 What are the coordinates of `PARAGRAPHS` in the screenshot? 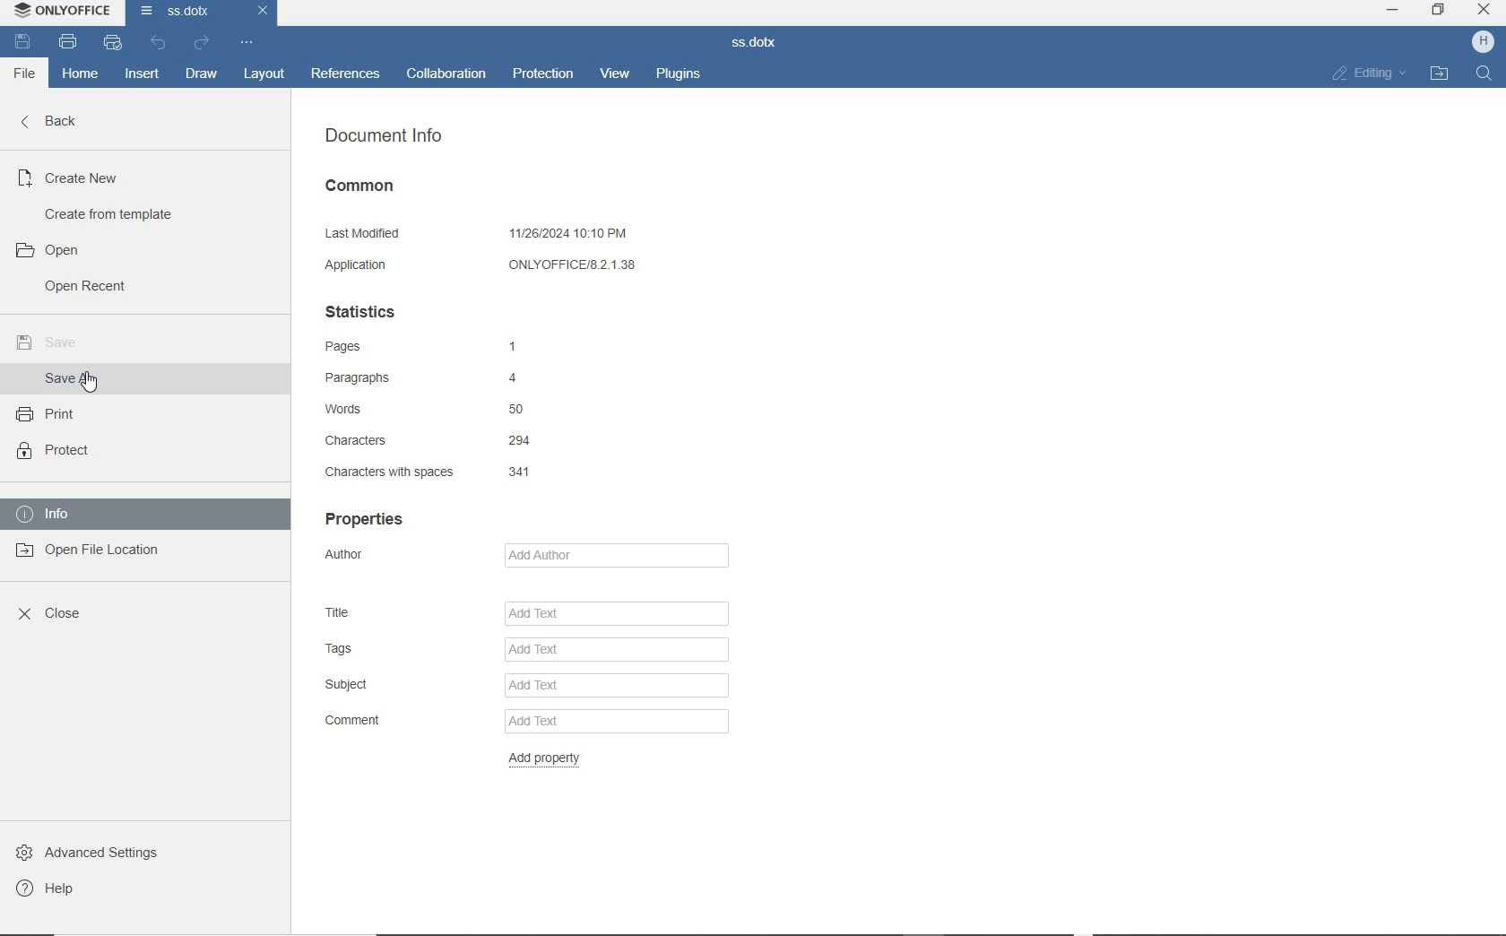 It's located at (428, 377).